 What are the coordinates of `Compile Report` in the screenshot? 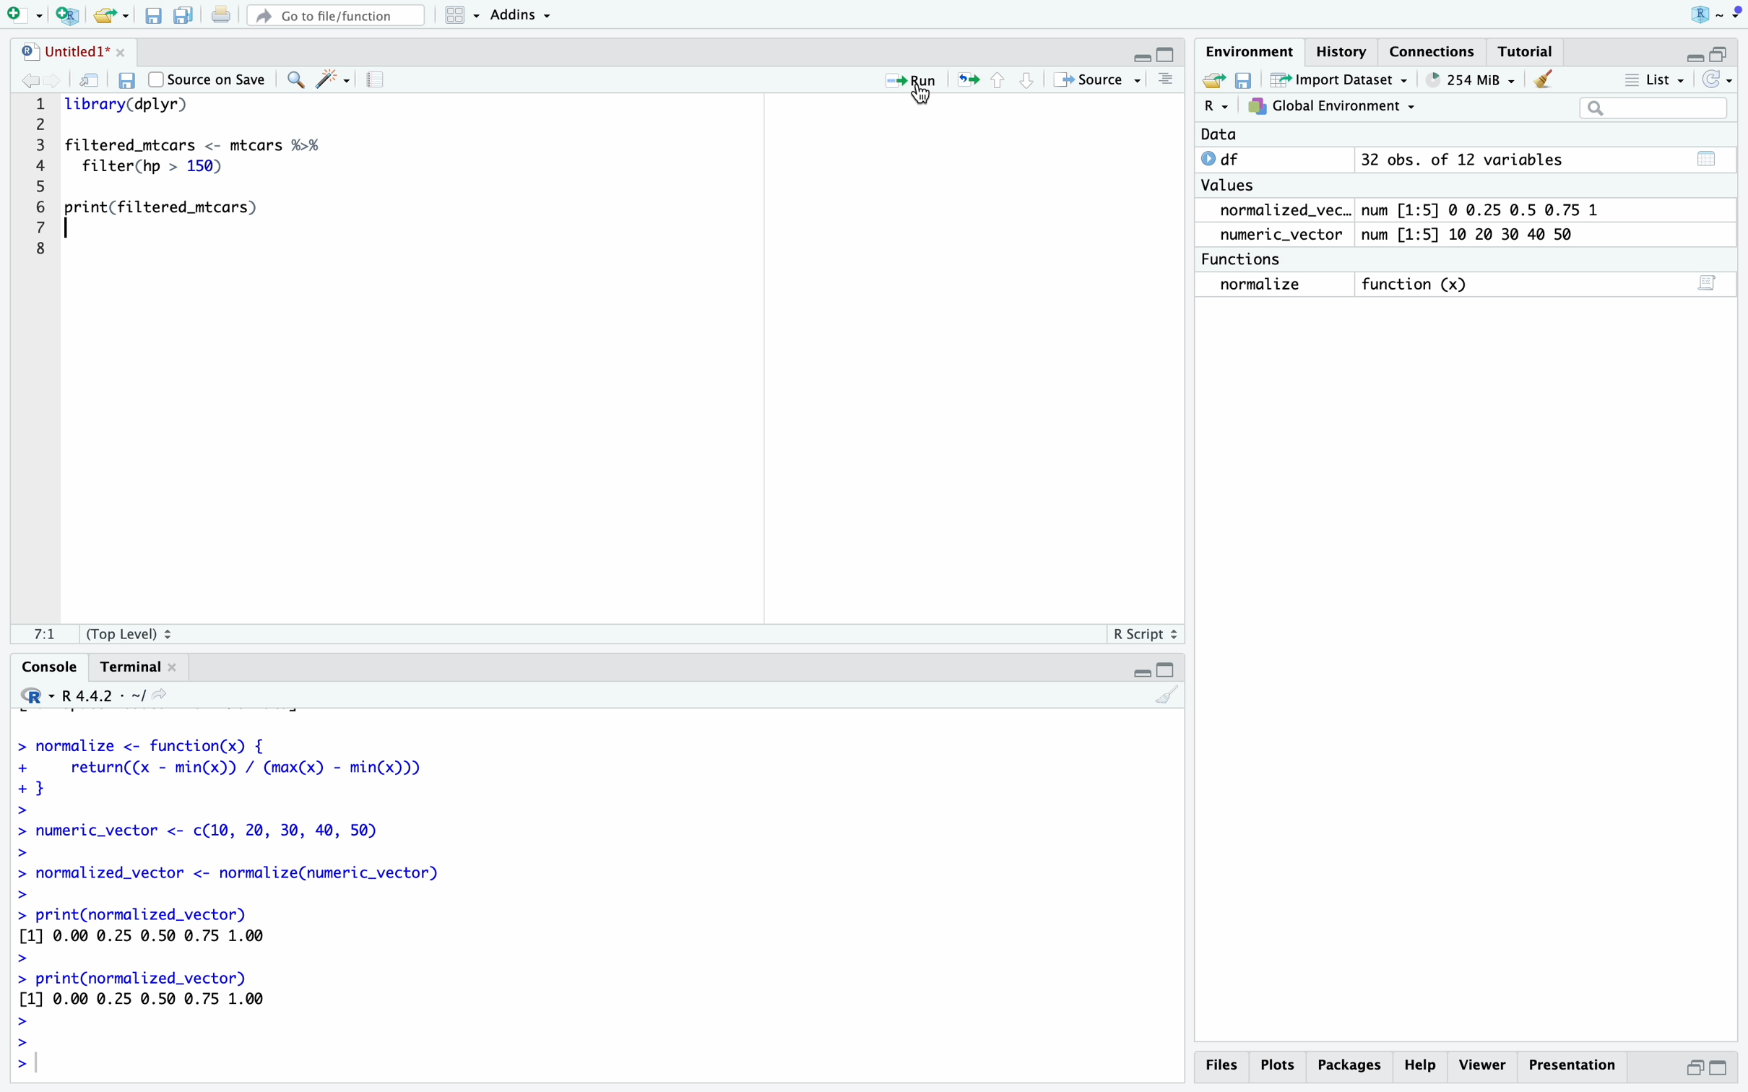 It's located at (381, 81).